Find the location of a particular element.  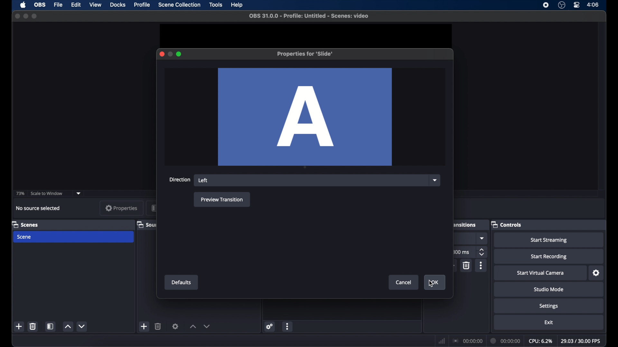

maximize is located at coordinates (35, 16).